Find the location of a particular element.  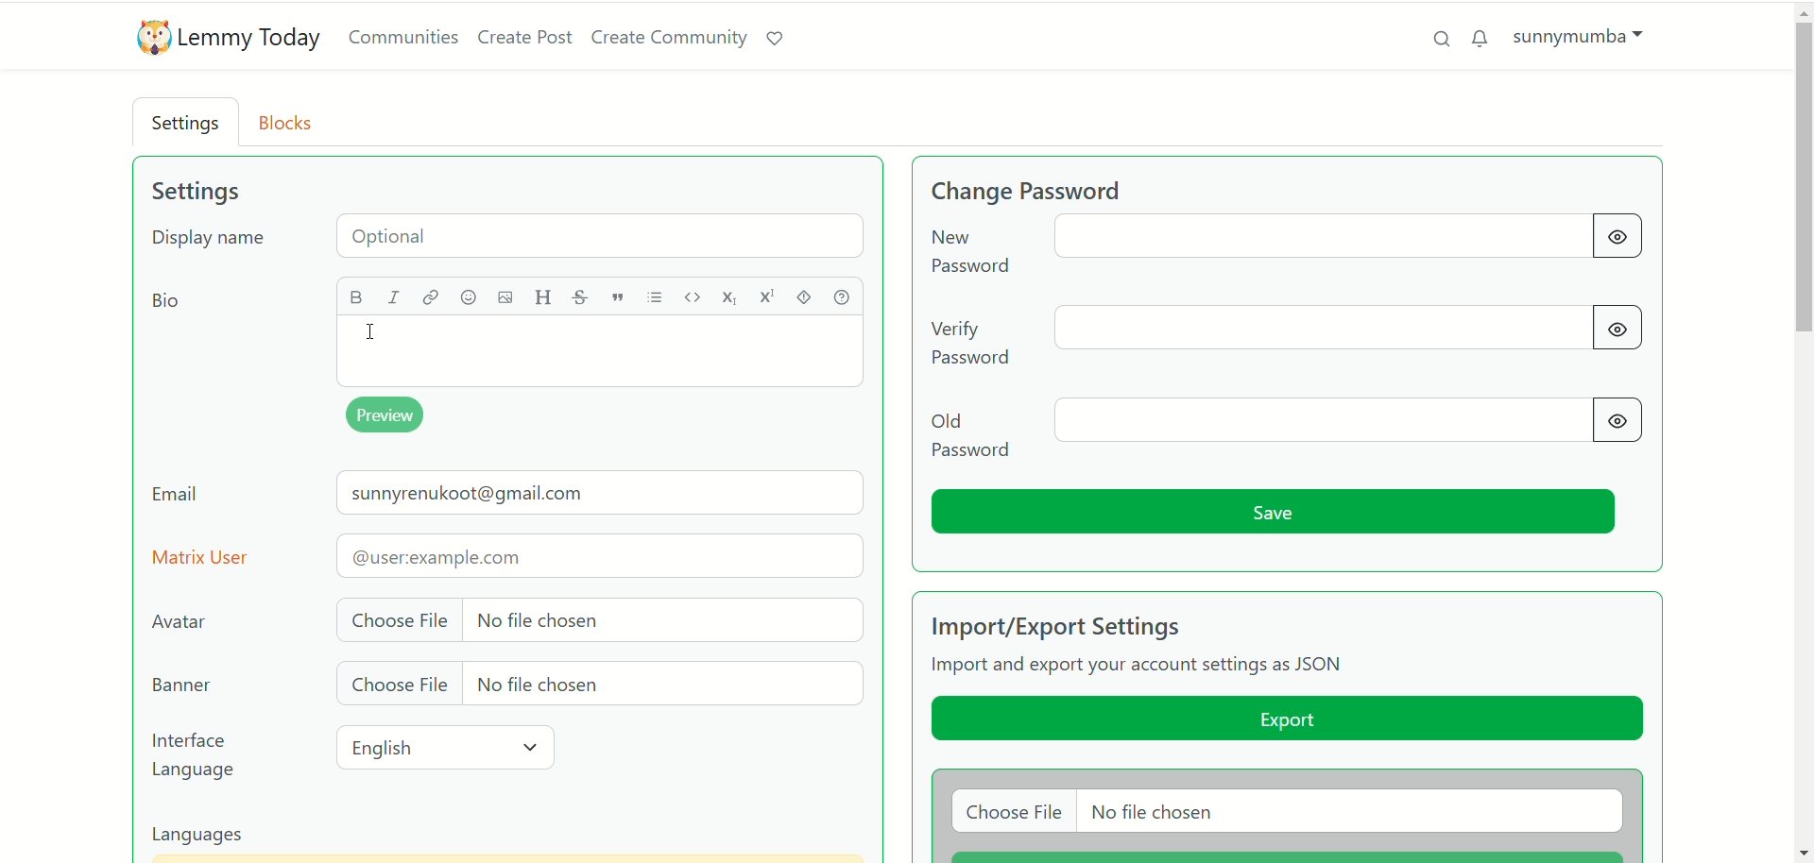

link is located at coordinates (430, 296).